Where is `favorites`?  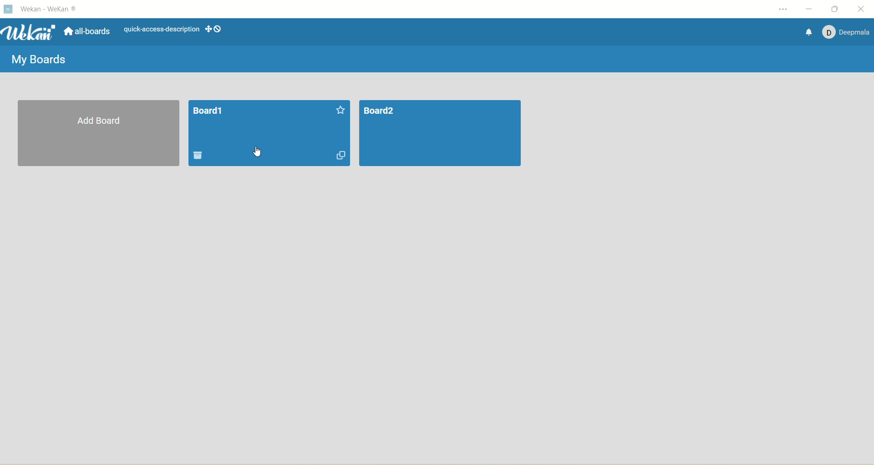
favorites is located at coordinates (340, 110).